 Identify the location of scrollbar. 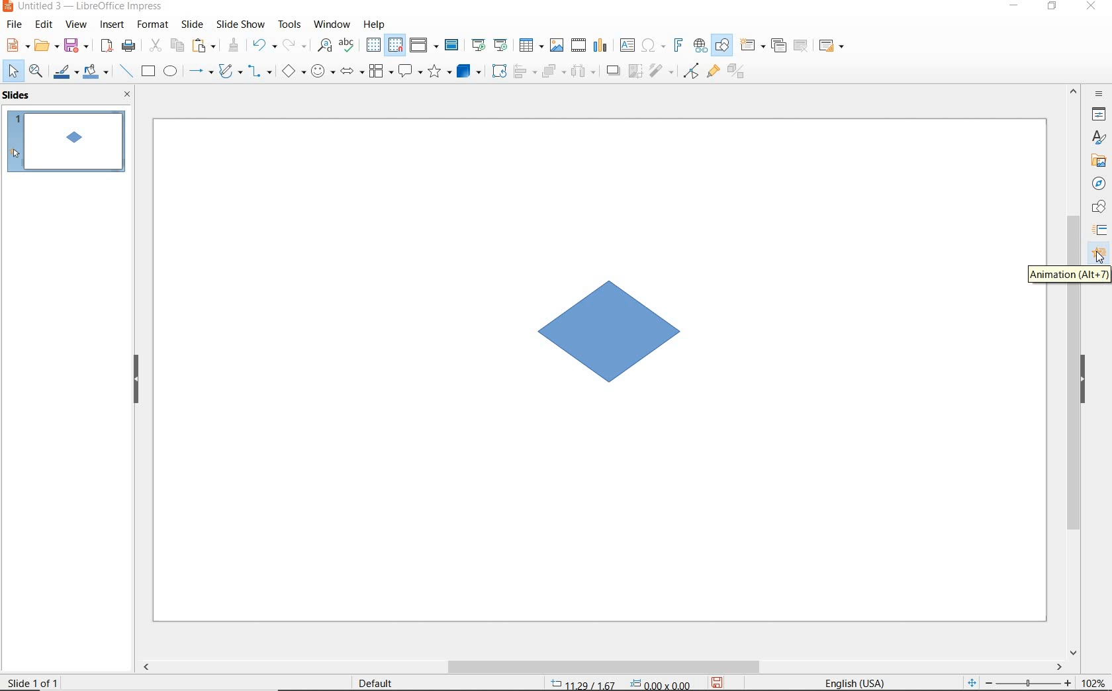
(606, 666).